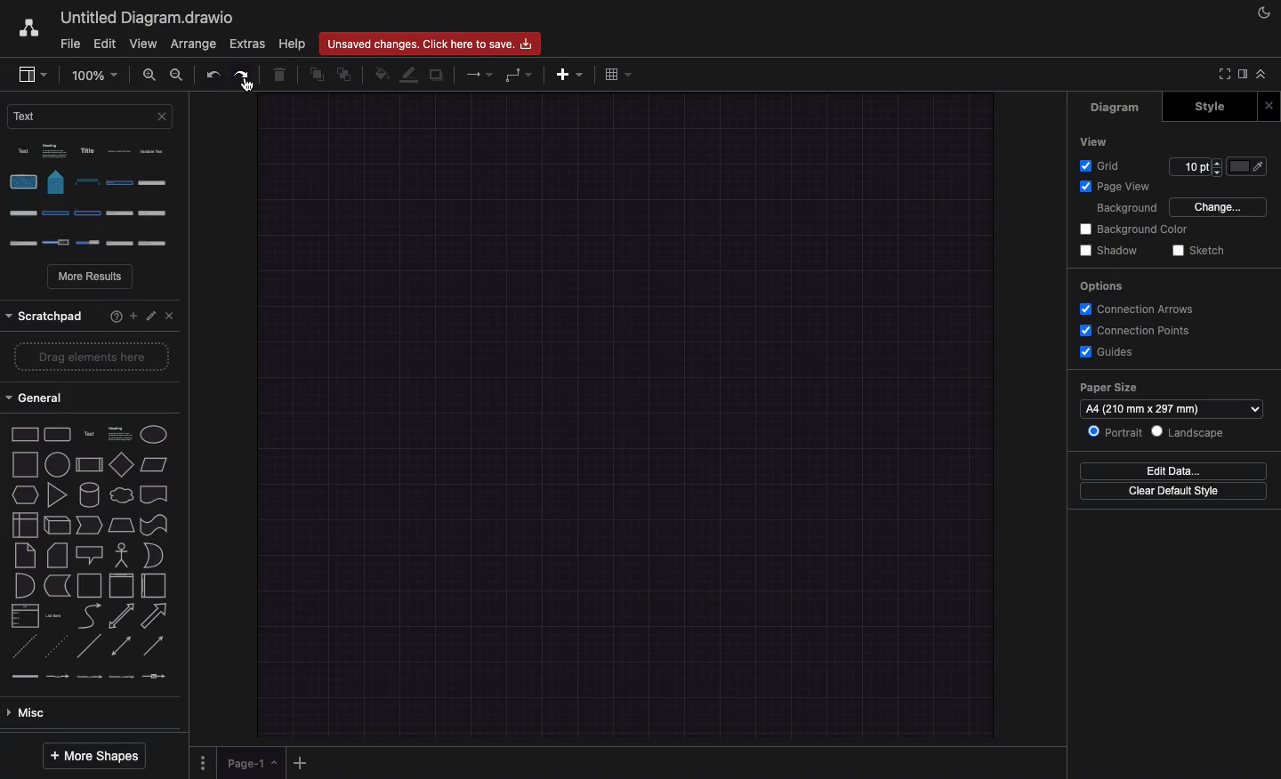 Image resolution: width=1281 pixels, height=779 pixels. Describe the element at coordinates (1099, 141) in the screenshot. I see `View` at that location.